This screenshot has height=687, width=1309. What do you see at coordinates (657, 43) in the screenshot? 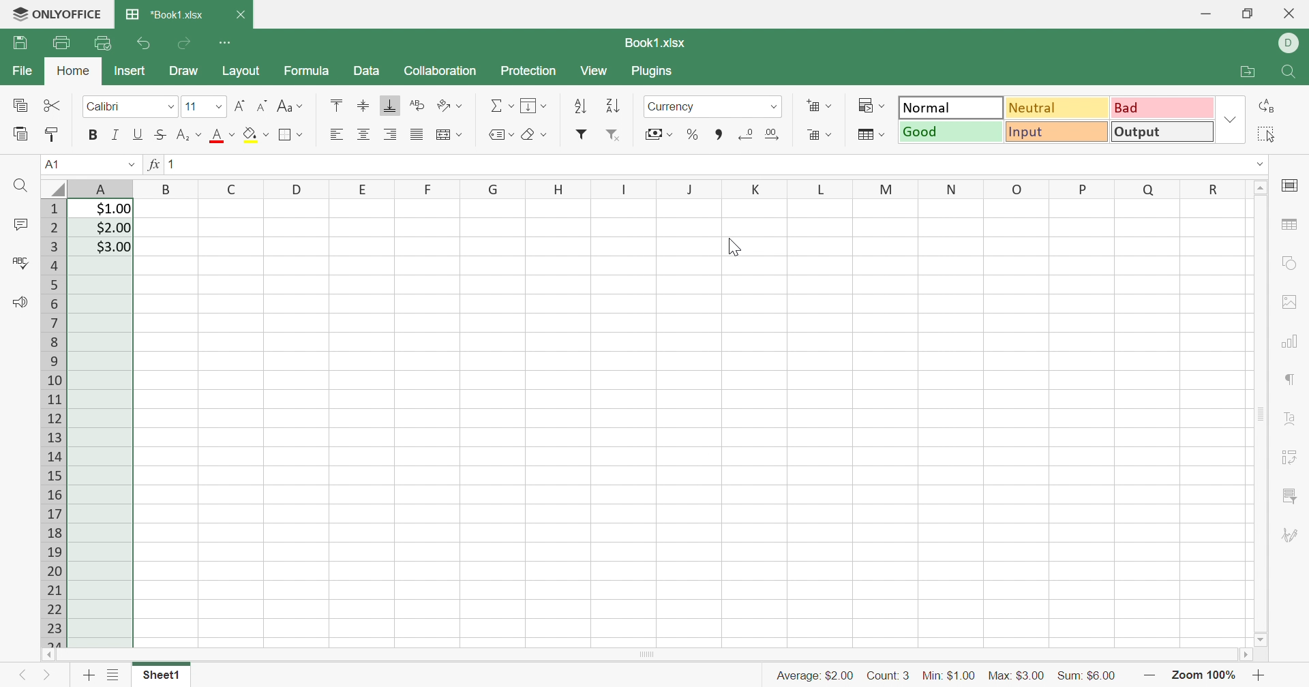
I see `Book1.xlsx` at bounding box center [657, 43].